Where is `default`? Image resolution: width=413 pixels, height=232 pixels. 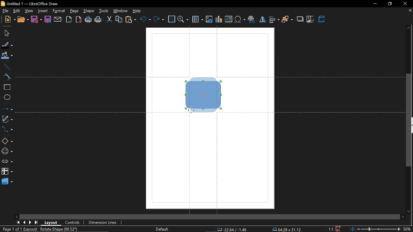 default is located at coordinates (162, 229).